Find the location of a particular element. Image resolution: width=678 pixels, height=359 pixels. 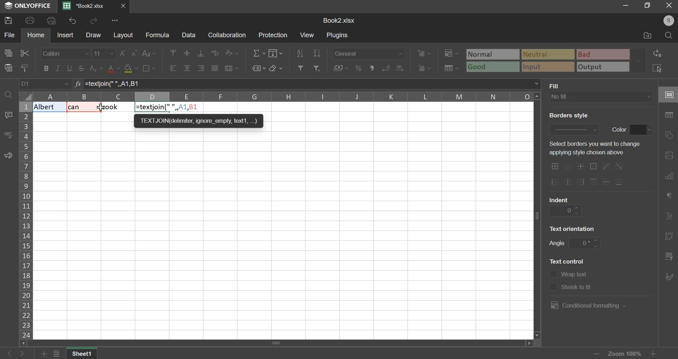

protection is located at coordinates (274, 35).